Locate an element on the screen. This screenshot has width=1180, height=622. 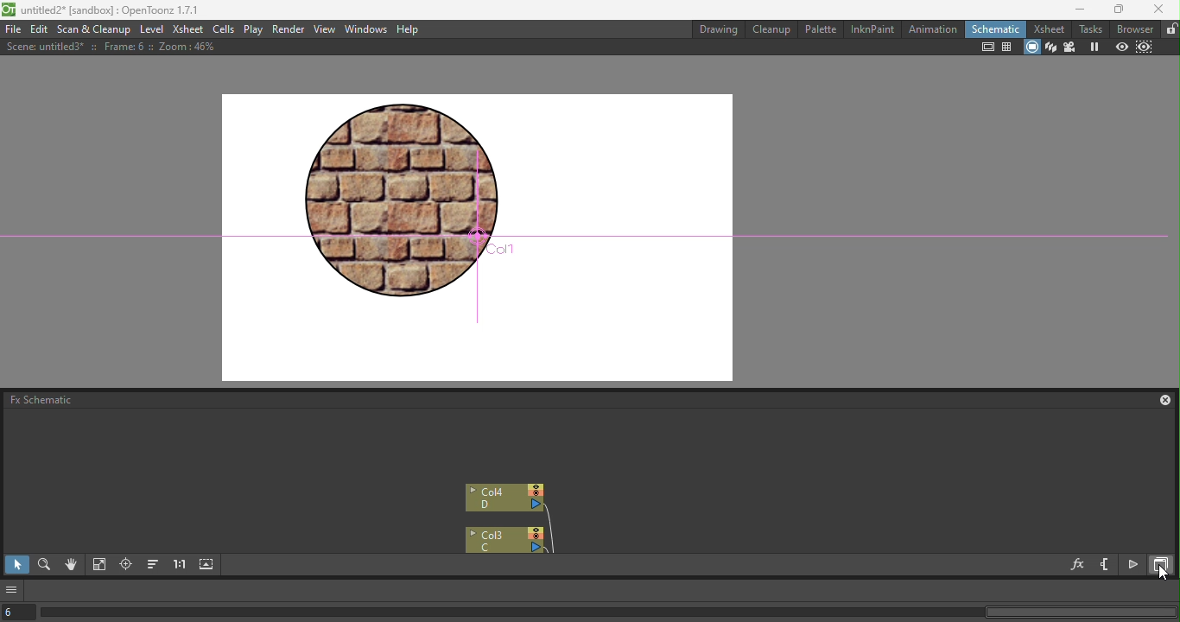
Hand mode is located at coordinates (71, 567).